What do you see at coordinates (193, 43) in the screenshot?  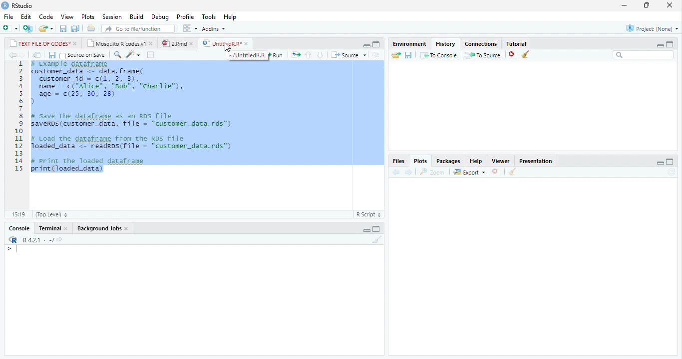 I see `close` at bounding box center [193, 43].